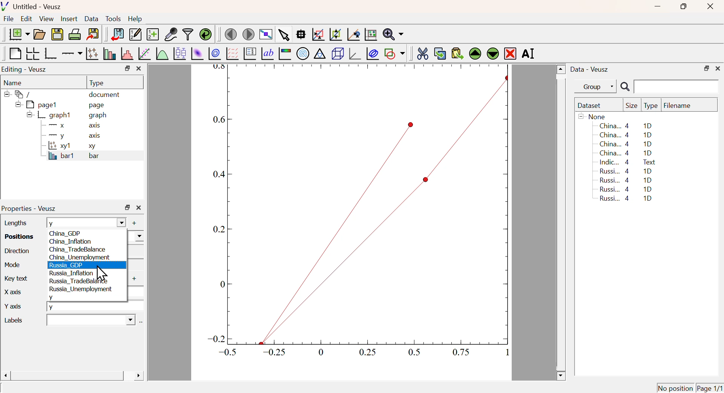 The height and width of the screenshot is (393, 724). What do you see at coordinates (72, 54) in the screenshot?
I see `Add an axis to a plot` at bounding box center [72, 54].